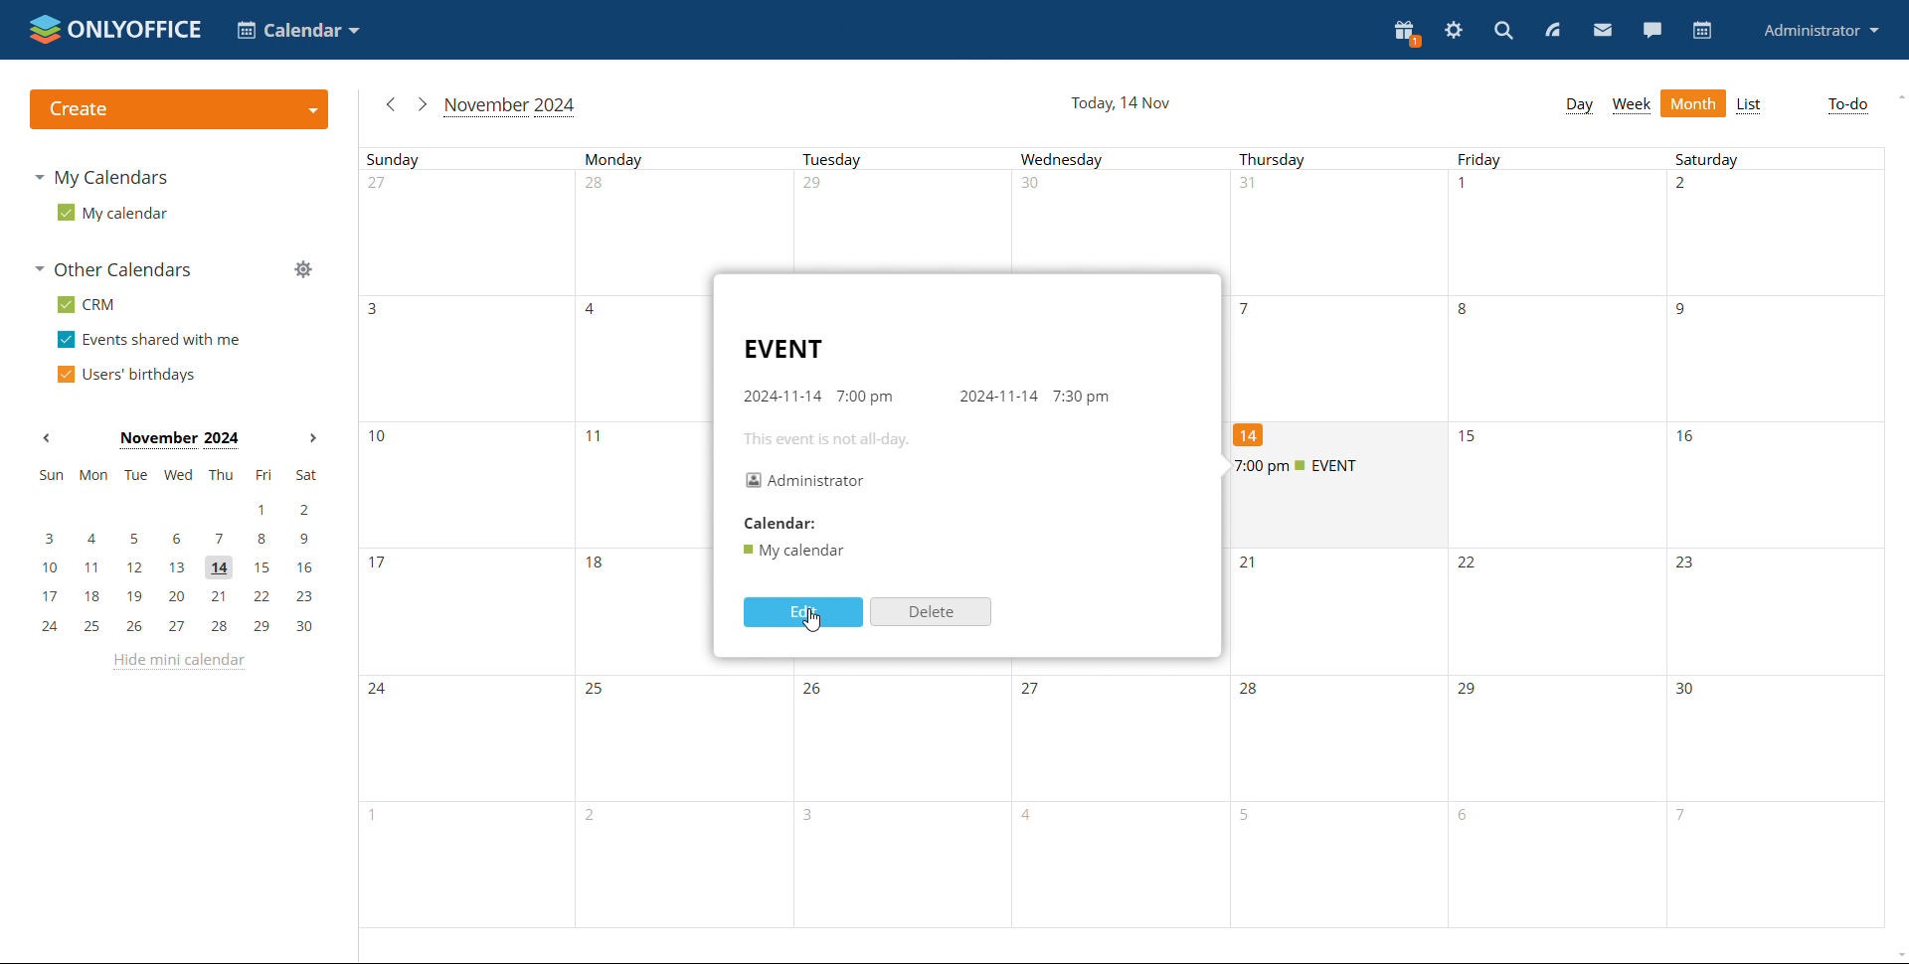  What do you see at coordinates (599, 440) in the screenshot?
I see `number` at bounding box center [599, 440].